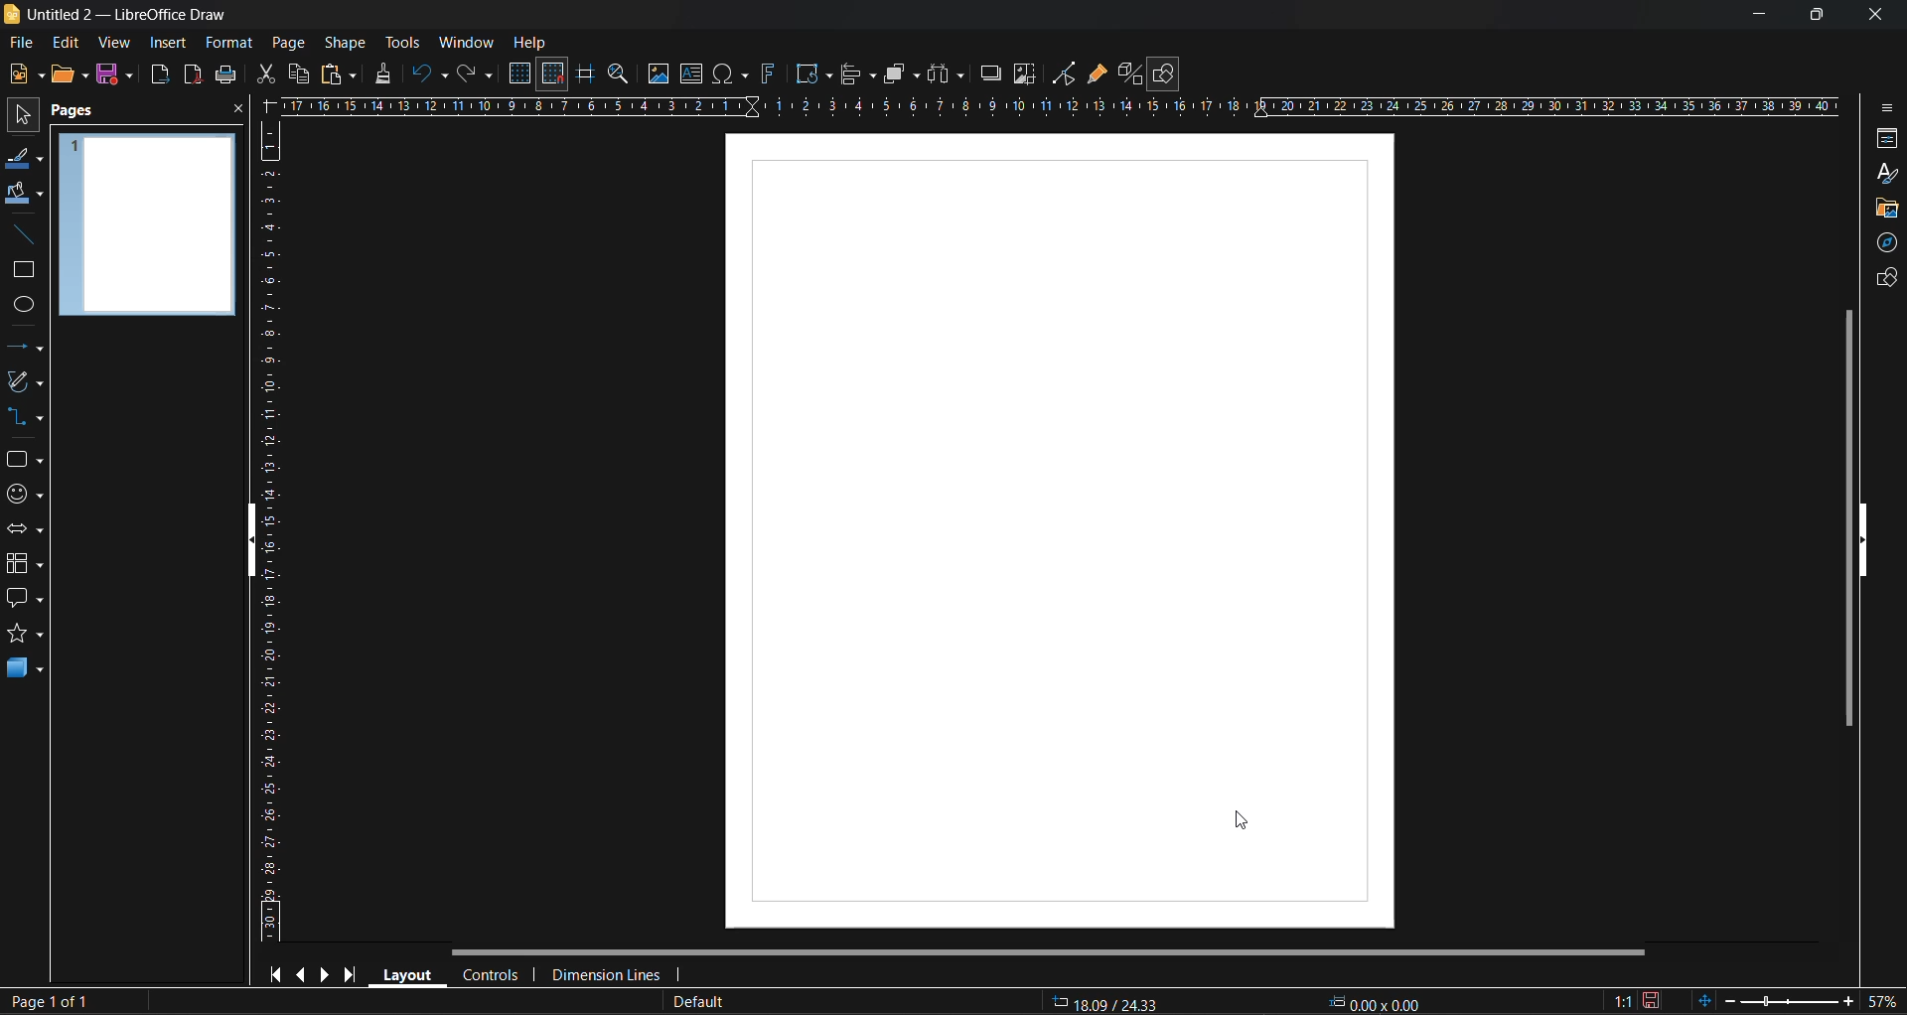  I want to click on select, so click(25, 118).